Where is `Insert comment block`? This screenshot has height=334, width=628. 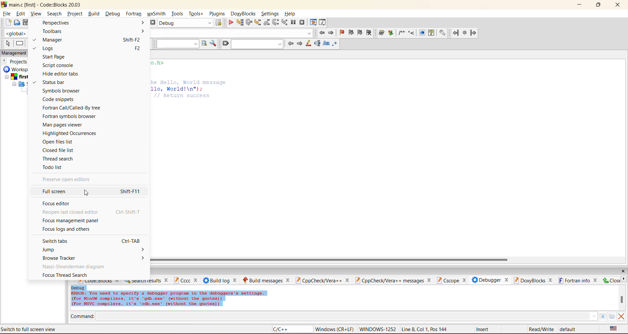 Insert comment block is located at coordinates (401, 32).